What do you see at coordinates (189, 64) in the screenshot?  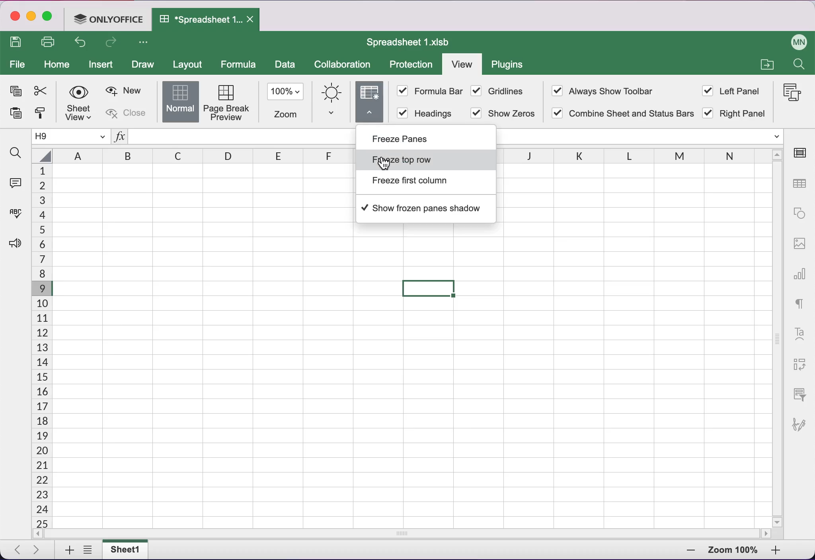 I see `layout` at bounding box center [189, 64].